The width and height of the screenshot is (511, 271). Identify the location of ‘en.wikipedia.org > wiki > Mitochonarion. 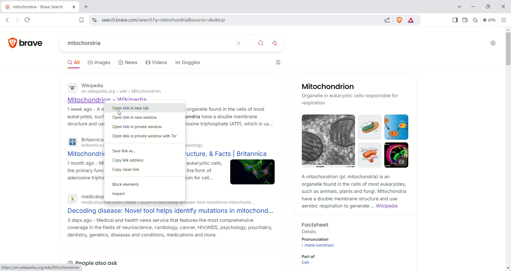
(122, 91).